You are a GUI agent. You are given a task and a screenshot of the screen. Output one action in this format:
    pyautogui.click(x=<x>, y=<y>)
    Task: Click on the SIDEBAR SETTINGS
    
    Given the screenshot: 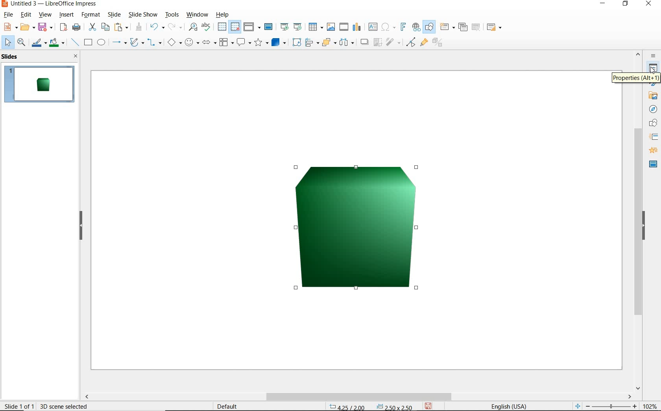 What is the action you would take?
    pyautogui.click(x=653, y=56)
    